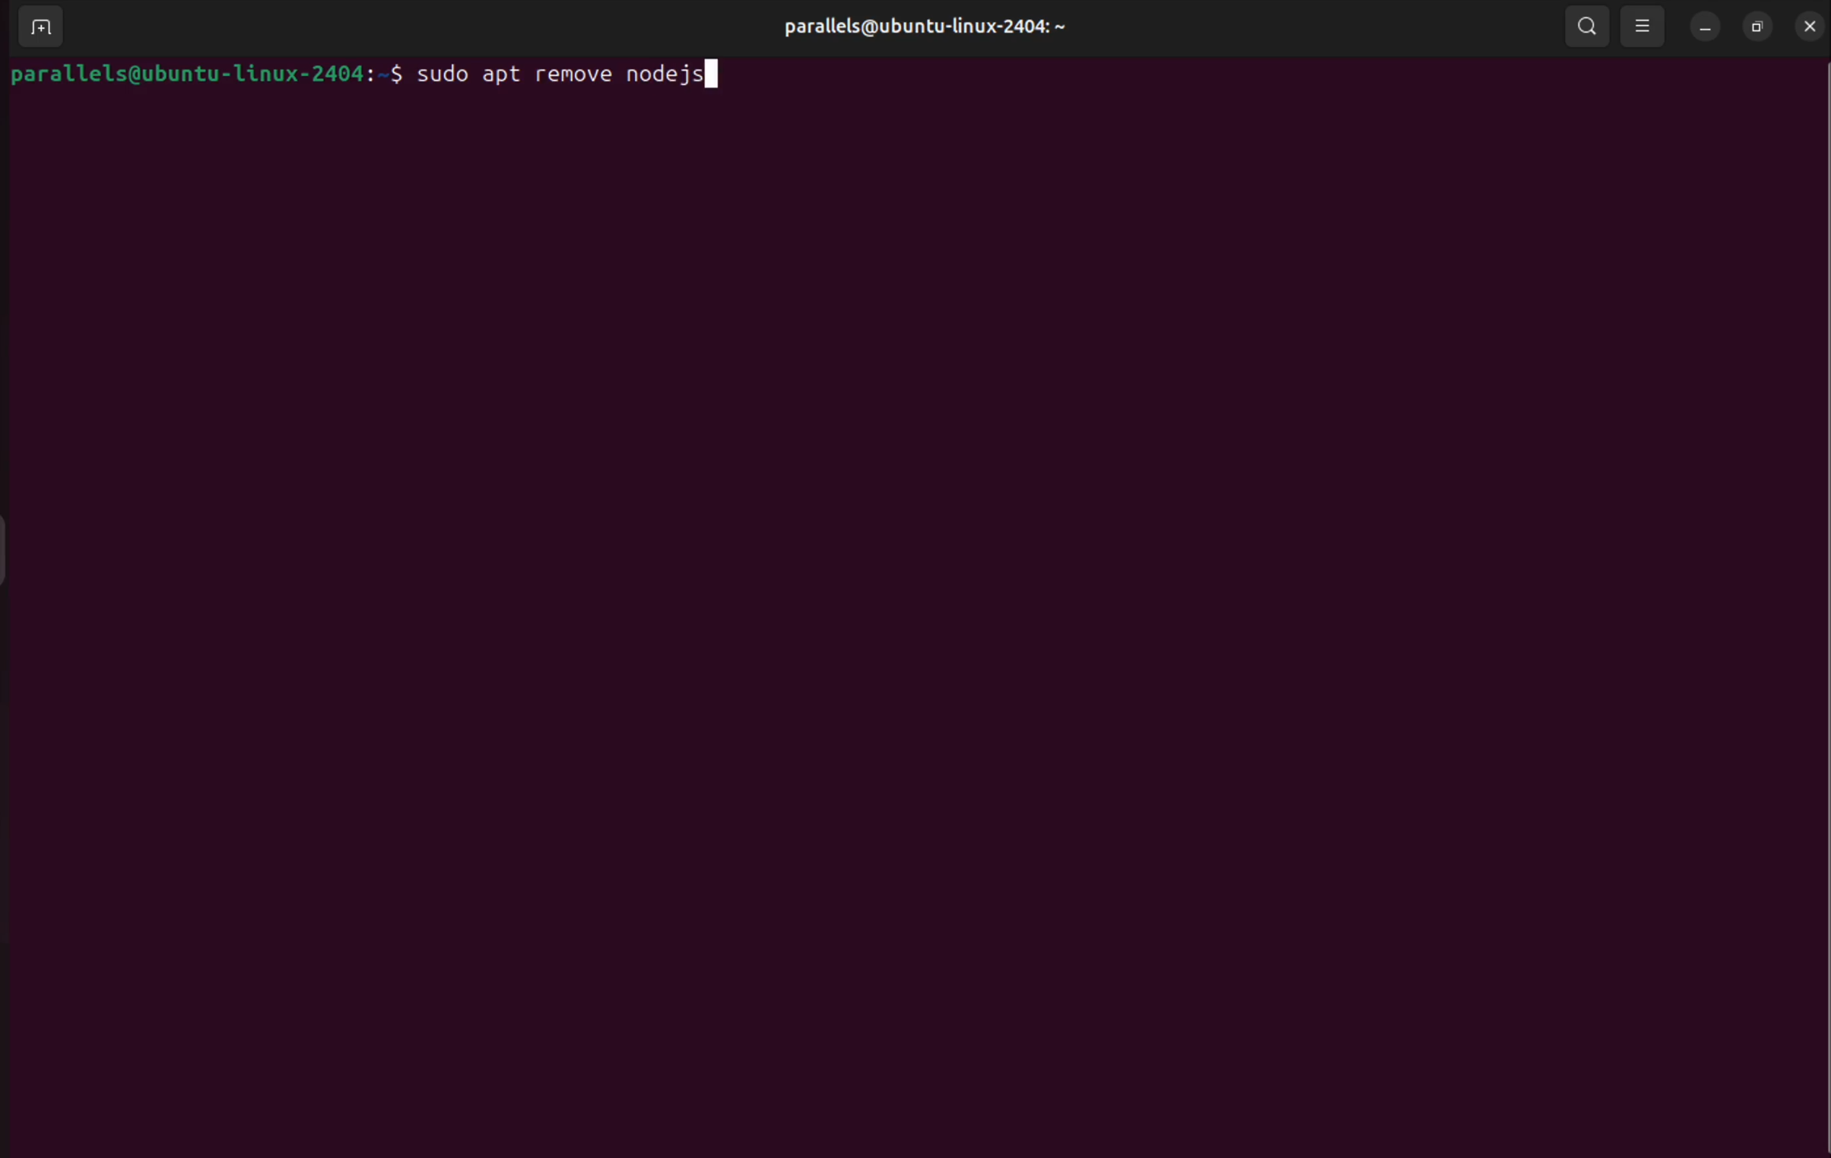 The height and width of the screenshot is (1158, 1831). Describe the element at coordinates (1642, 27) in the screenshot. I see `view options` at that location.